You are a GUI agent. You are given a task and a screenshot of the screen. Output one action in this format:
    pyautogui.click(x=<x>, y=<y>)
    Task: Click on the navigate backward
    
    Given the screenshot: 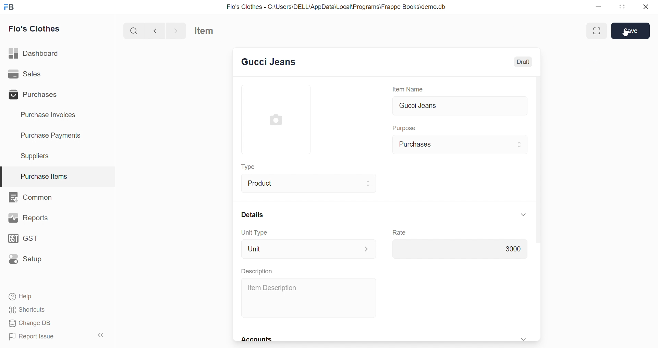 What is the action you would take?
    pyautogui.click(x=155, y=30)
    